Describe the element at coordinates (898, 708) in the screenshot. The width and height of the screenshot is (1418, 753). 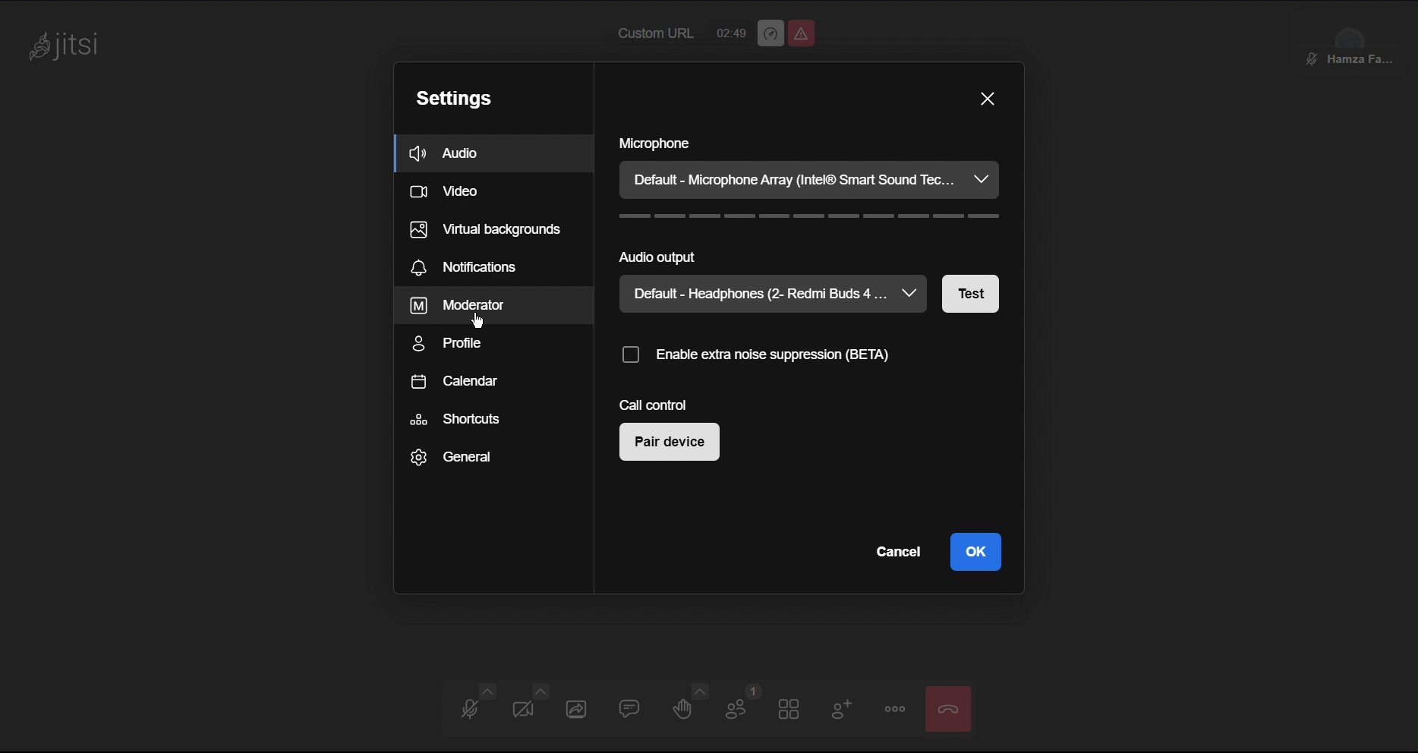
I see `More` at that location.